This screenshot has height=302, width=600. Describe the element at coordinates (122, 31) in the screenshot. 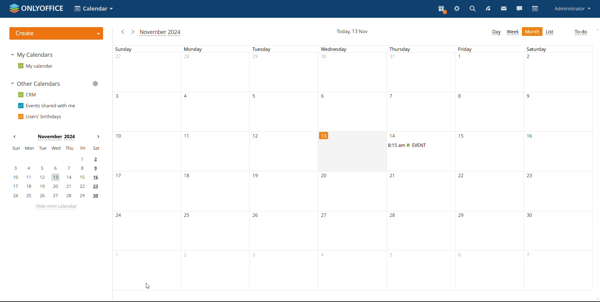

I see `previous month` at that location.